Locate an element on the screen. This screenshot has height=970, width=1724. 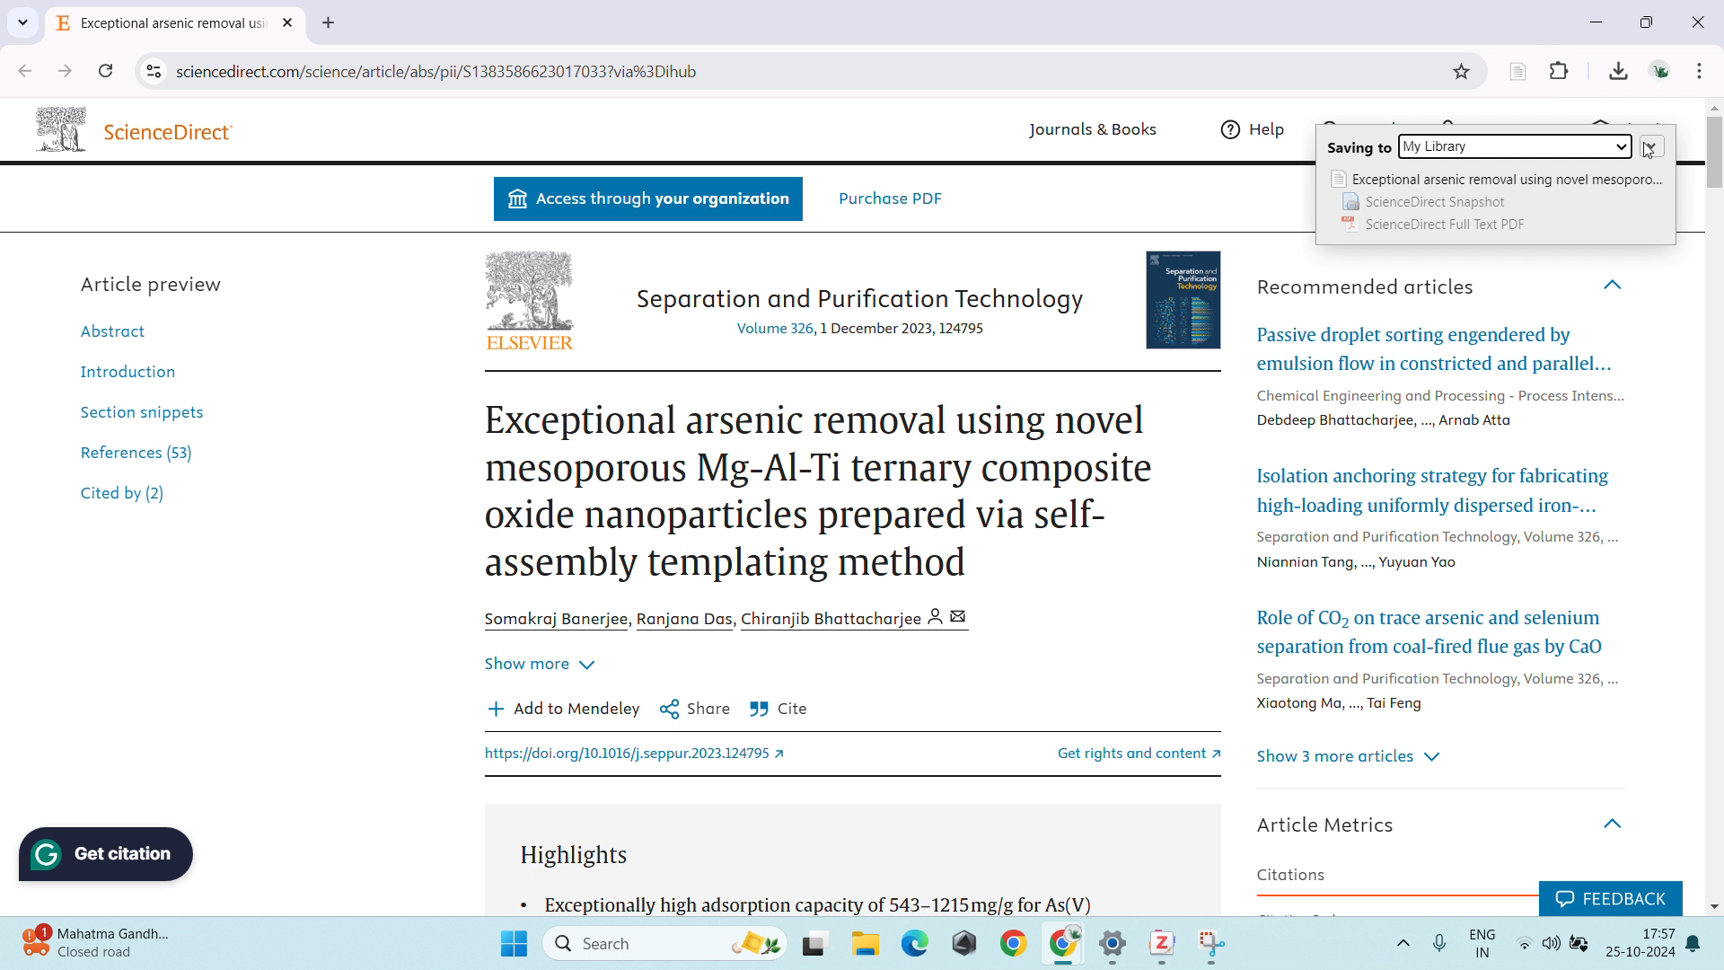
Show 3 more articles  is located at coordinates (1351, 757).